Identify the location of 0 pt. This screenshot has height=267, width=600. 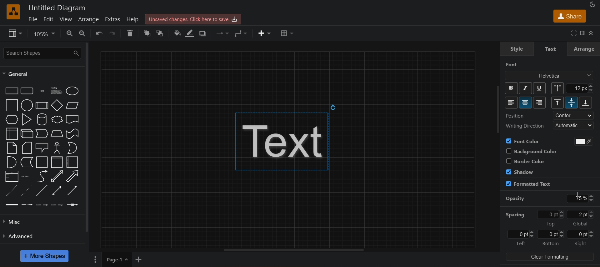
(521, 234).